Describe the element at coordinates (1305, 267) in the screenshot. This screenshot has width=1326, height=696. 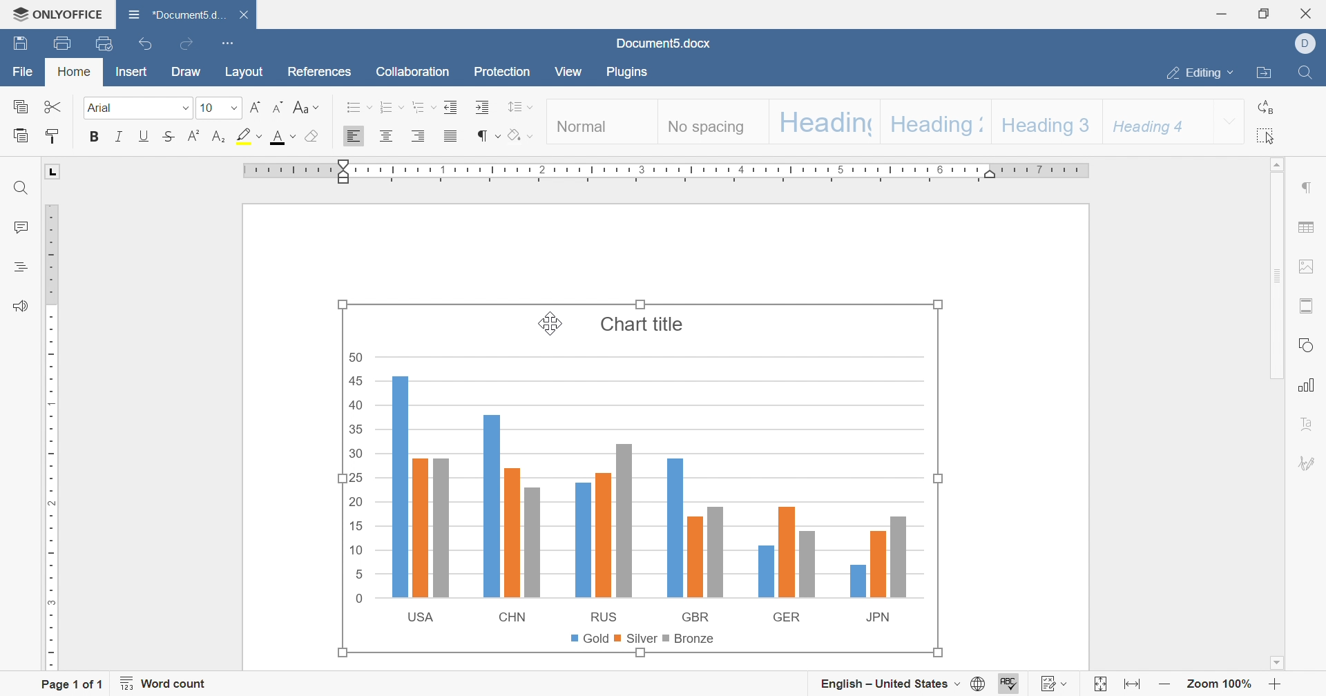
I see `image settings` at that location.